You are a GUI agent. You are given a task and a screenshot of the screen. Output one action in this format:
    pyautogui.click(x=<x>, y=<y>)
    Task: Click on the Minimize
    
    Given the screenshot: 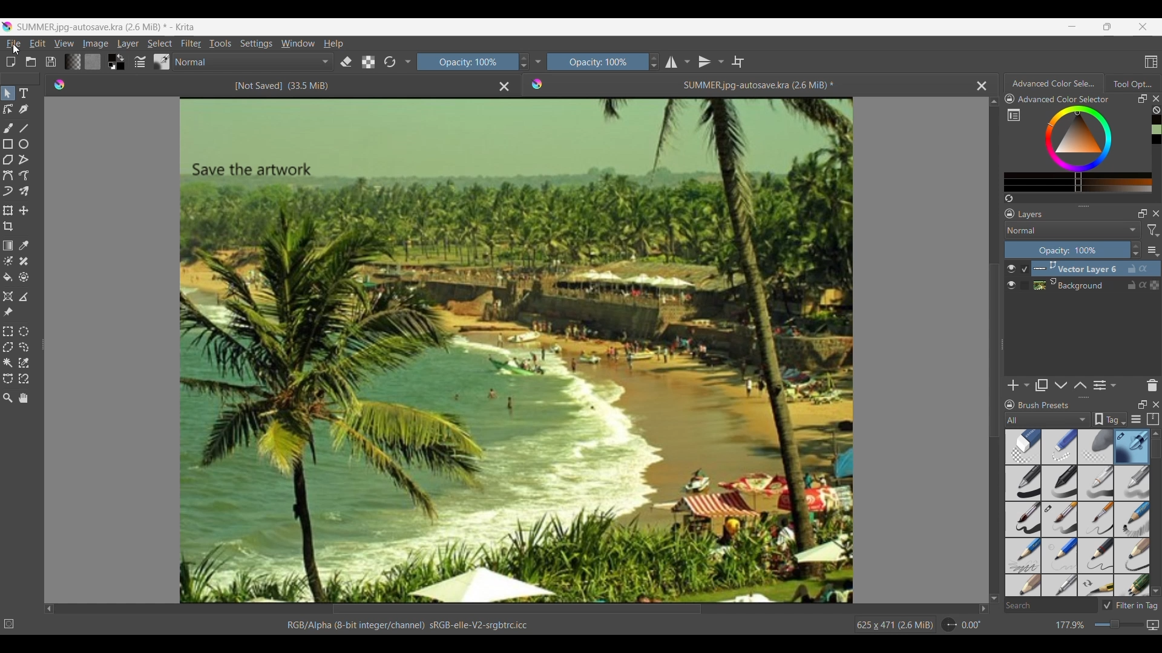 What is the action you would take?
    pyautogui.click(x=1072, y=27)
    